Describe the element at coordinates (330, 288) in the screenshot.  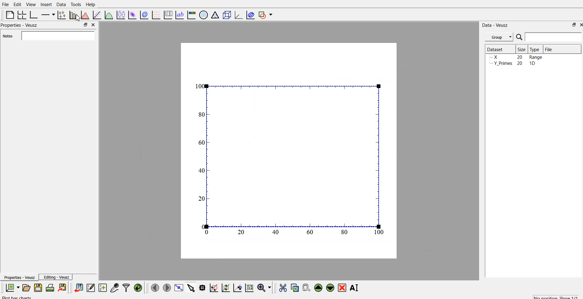
I see `move down the widget ` at that location.